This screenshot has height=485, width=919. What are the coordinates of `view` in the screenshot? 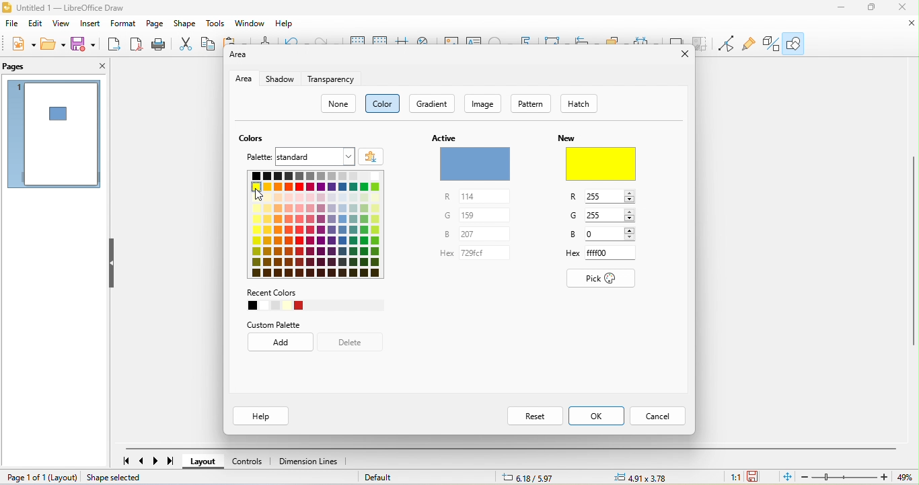 It's located at (60, 25).